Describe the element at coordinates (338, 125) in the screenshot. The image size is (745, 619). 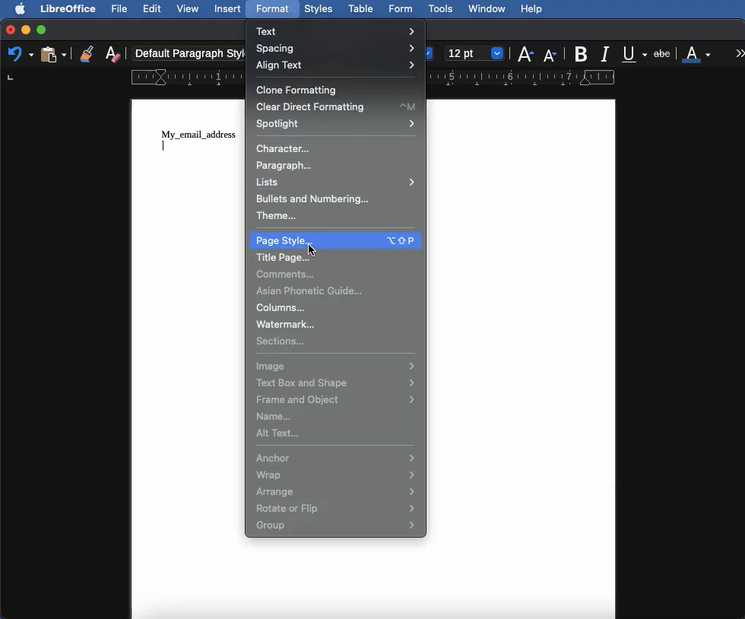
I see `Spotlight` at that location.